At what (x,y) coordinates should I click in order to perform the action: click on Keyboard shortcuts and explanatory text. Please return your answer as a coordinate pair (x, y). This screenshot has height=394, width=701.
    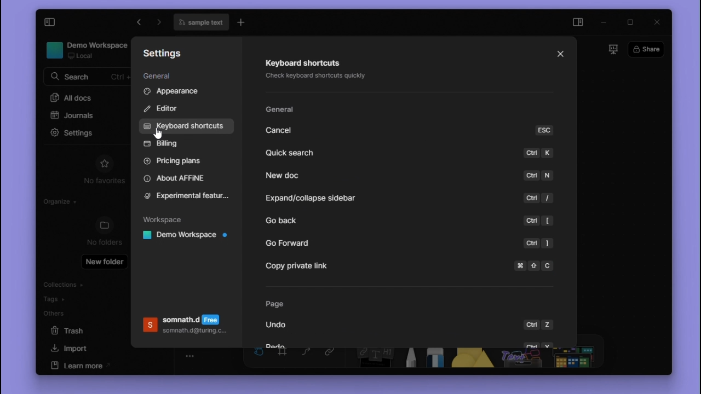
    Looking at the image, I should click on (315, 71).